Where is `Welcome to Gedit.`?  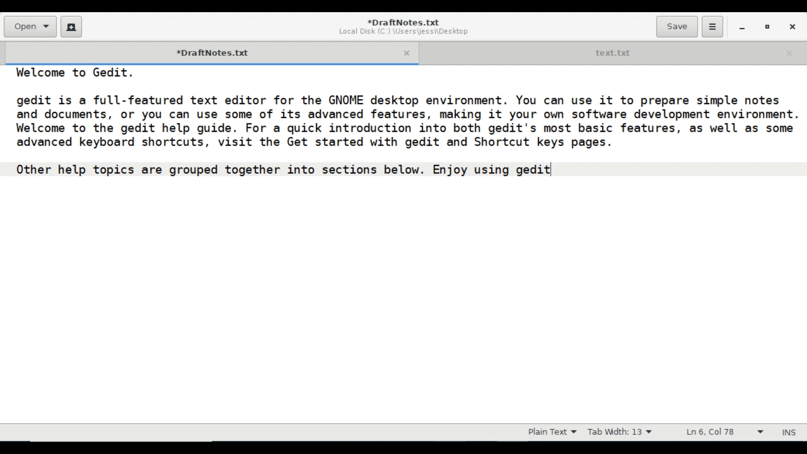 Welcome to Gedit. is located at coordinates (76, 73).